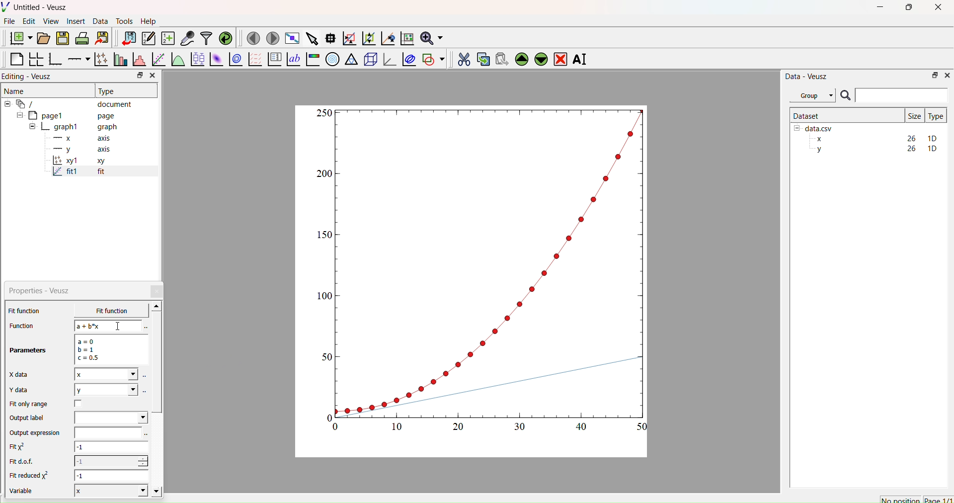 This screenshot has width=954, height=503. What do you see at coordinates (102, 39) in the screenshot?
I see `Export to graphics format` at bounding box center [102, 39].